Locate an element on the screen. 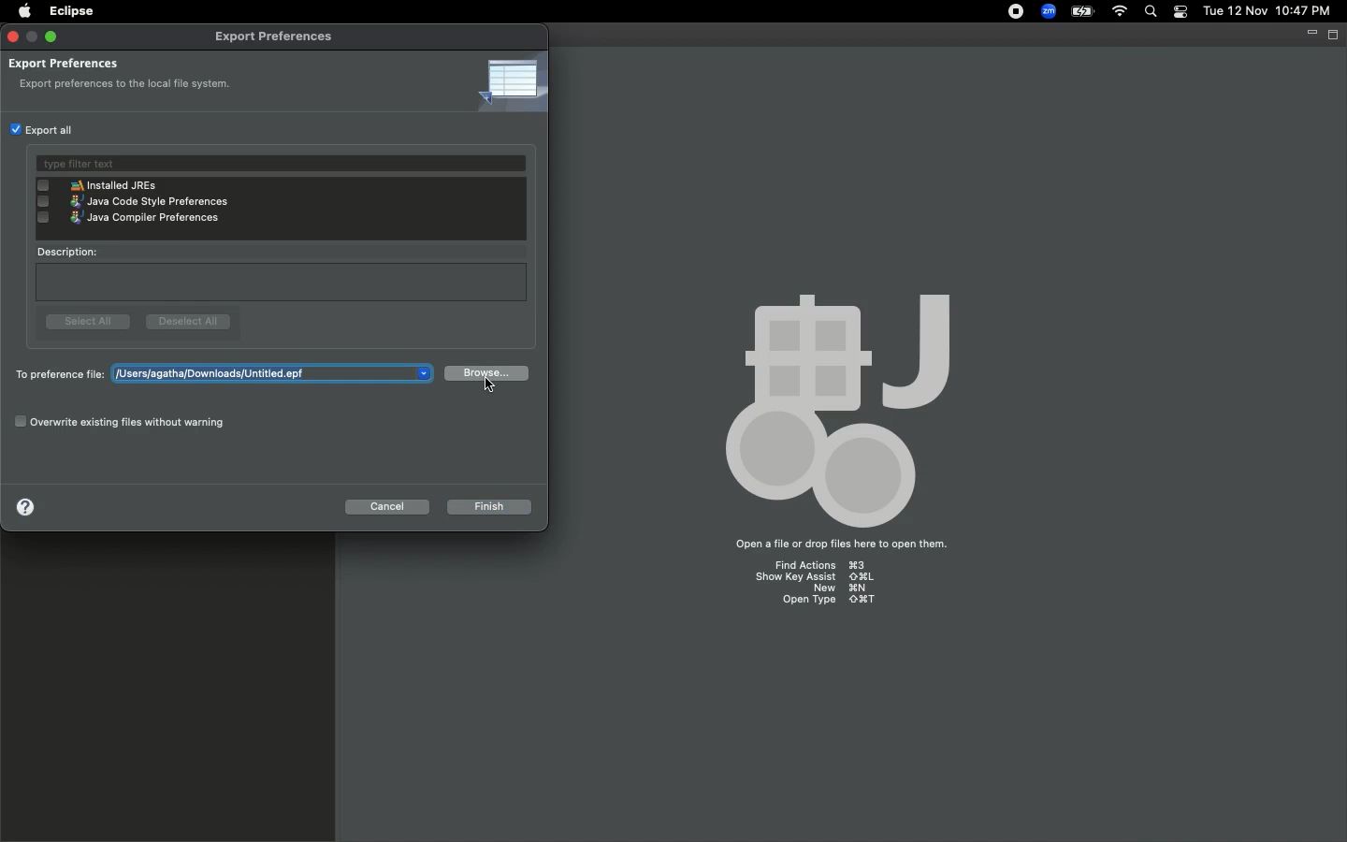 This screenshot has width=1347, height=842. Type filter text is located at coordinates (282, 164).